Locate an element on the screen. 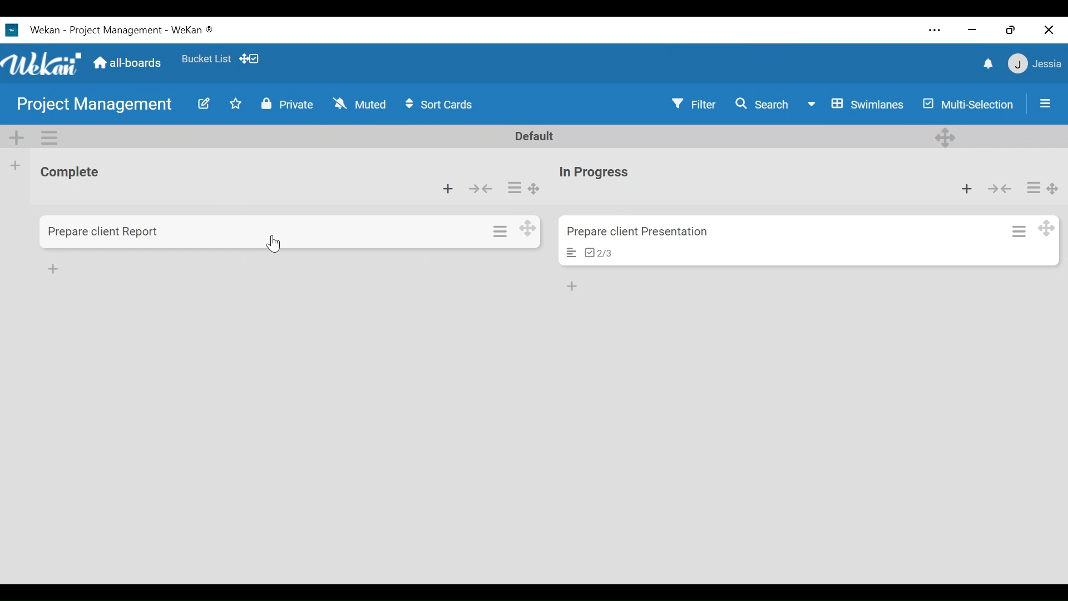  Add Swimlane  is located at coordinates (15, 136).